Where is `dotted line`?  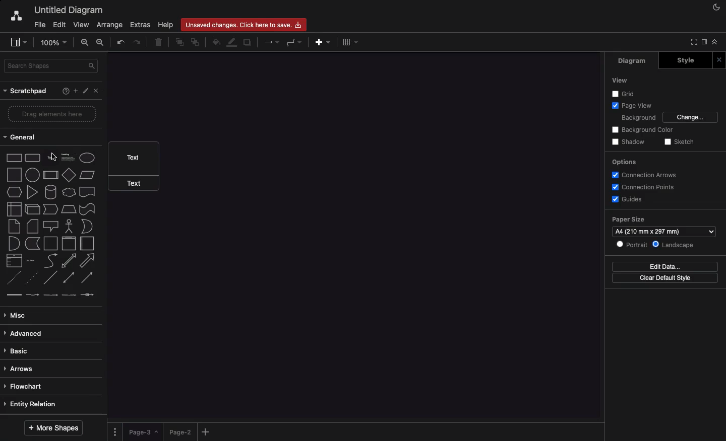 dotted line is located at coordinates (31, 277).